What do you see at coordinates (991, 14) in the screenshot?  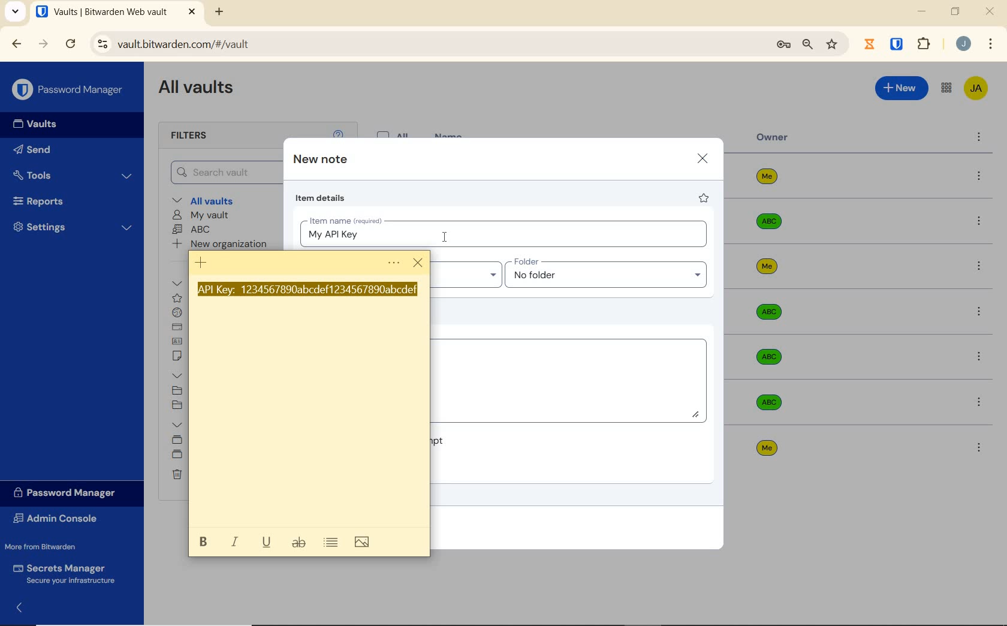 I see `CLOSE` at bounding box center [991, 14].